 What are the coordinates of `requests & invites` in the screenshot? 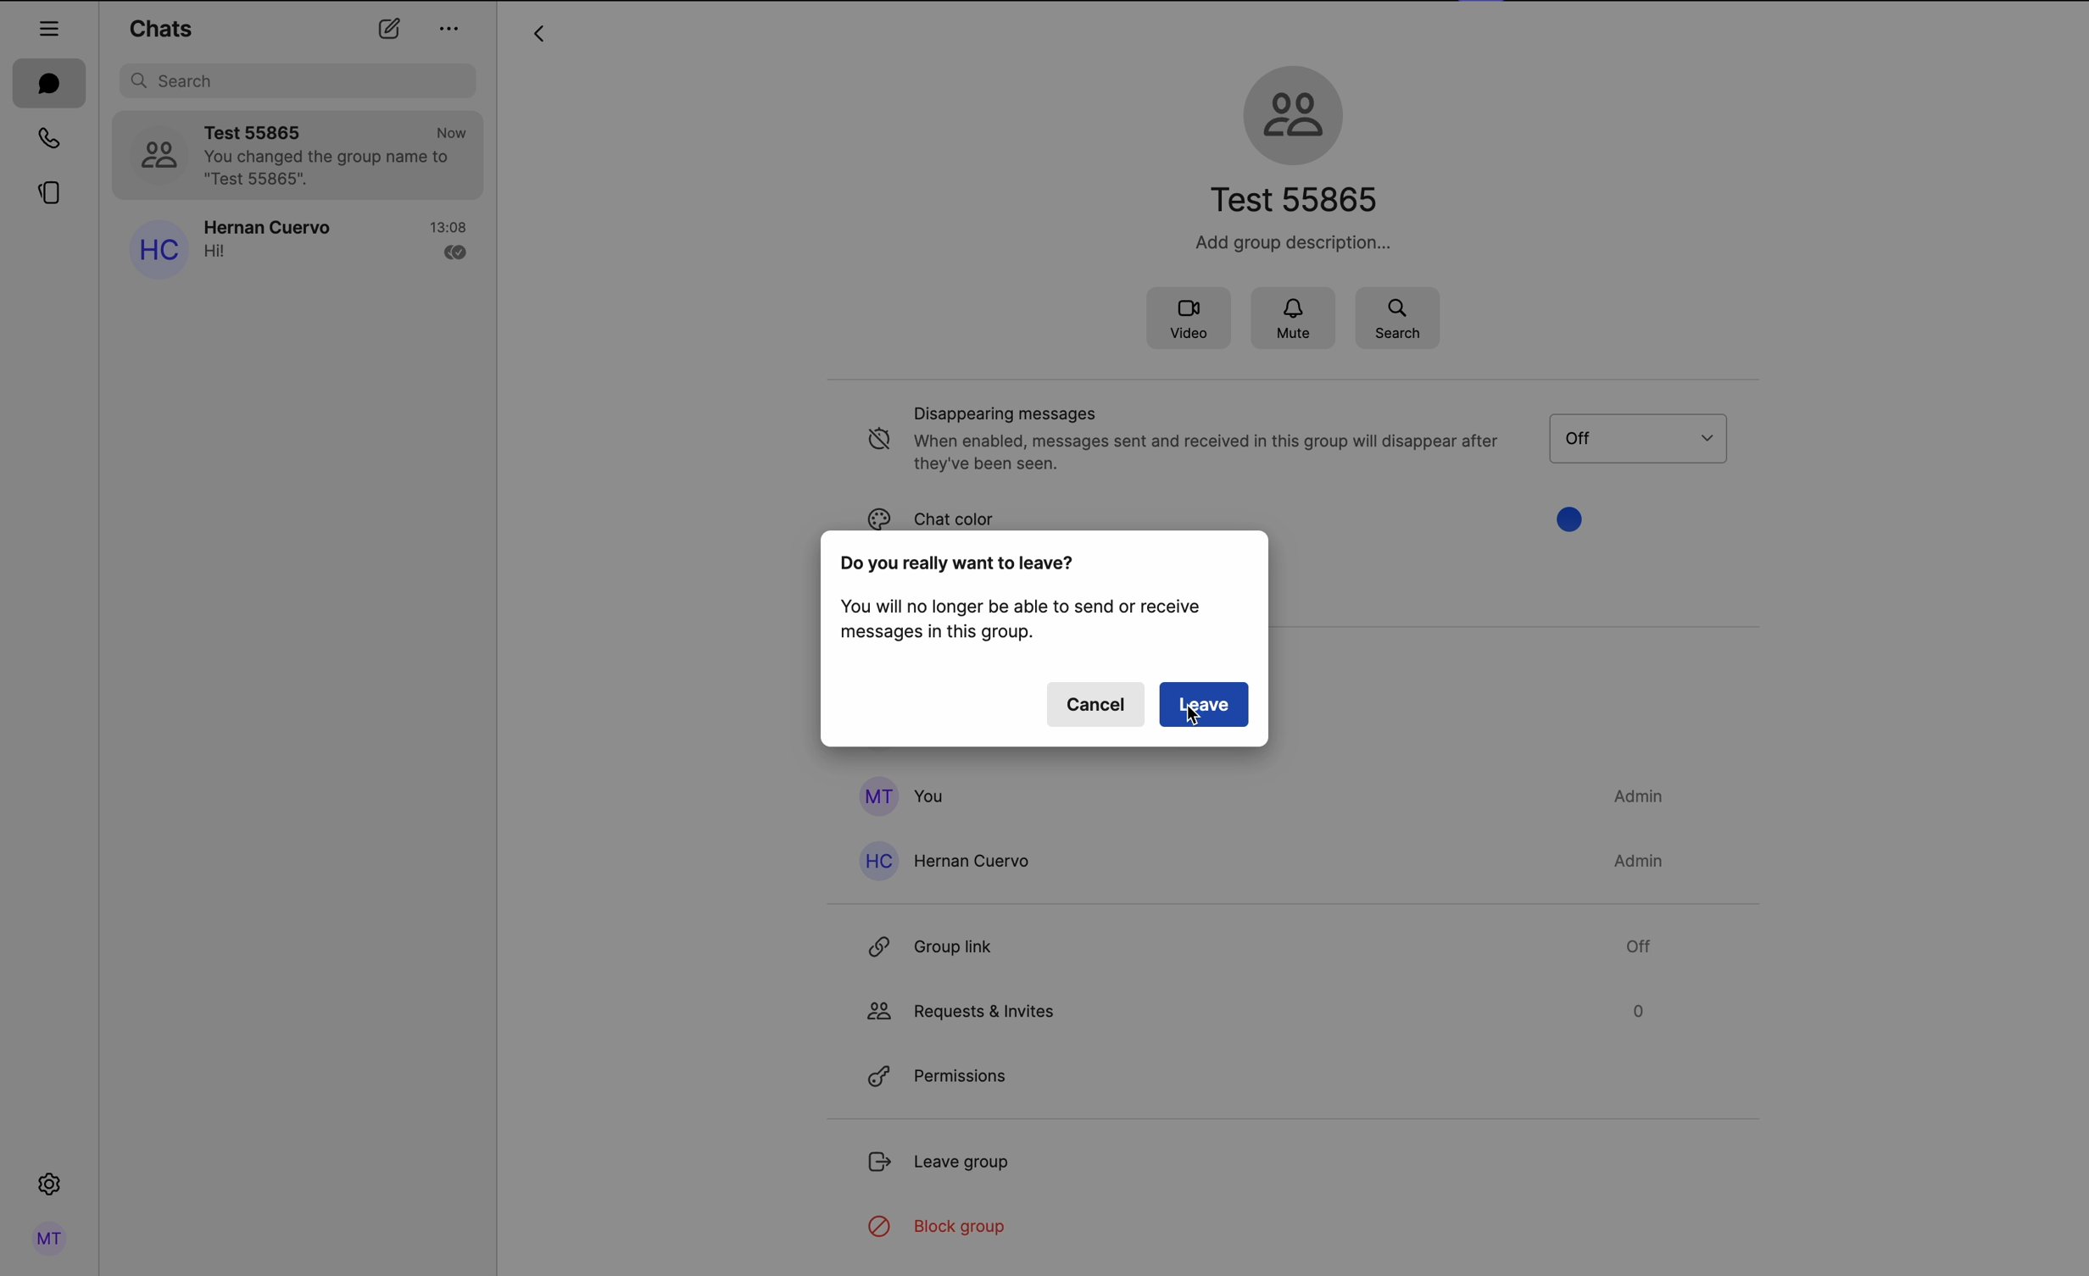 It's located at (1255, 1010).